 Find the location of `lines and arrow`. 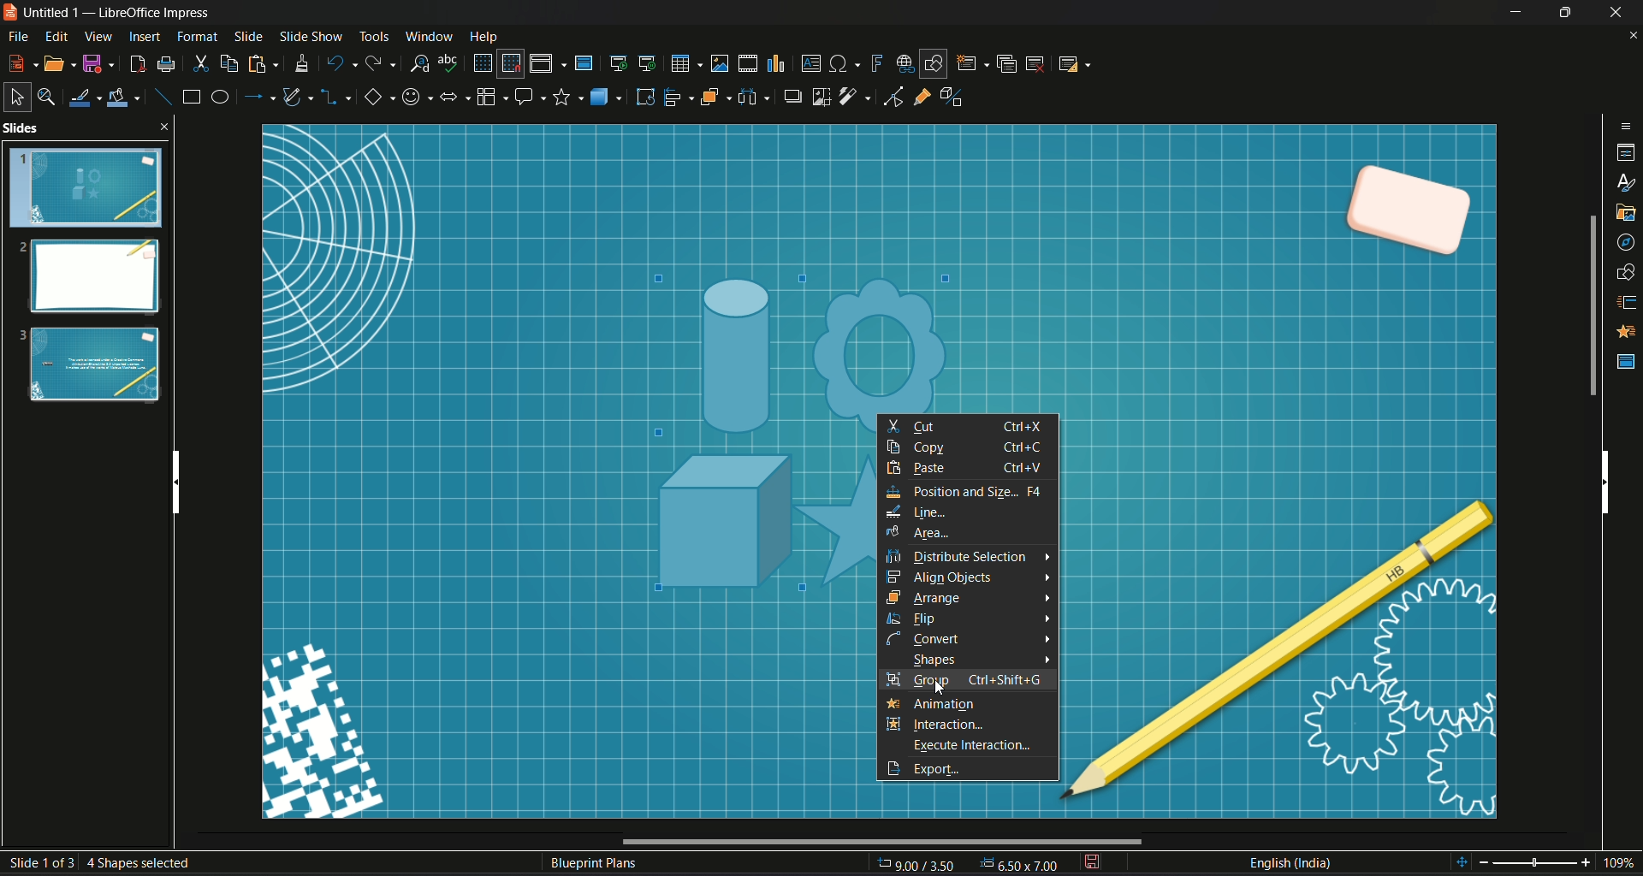

lines and arrow is located at coordinates (258, 97).